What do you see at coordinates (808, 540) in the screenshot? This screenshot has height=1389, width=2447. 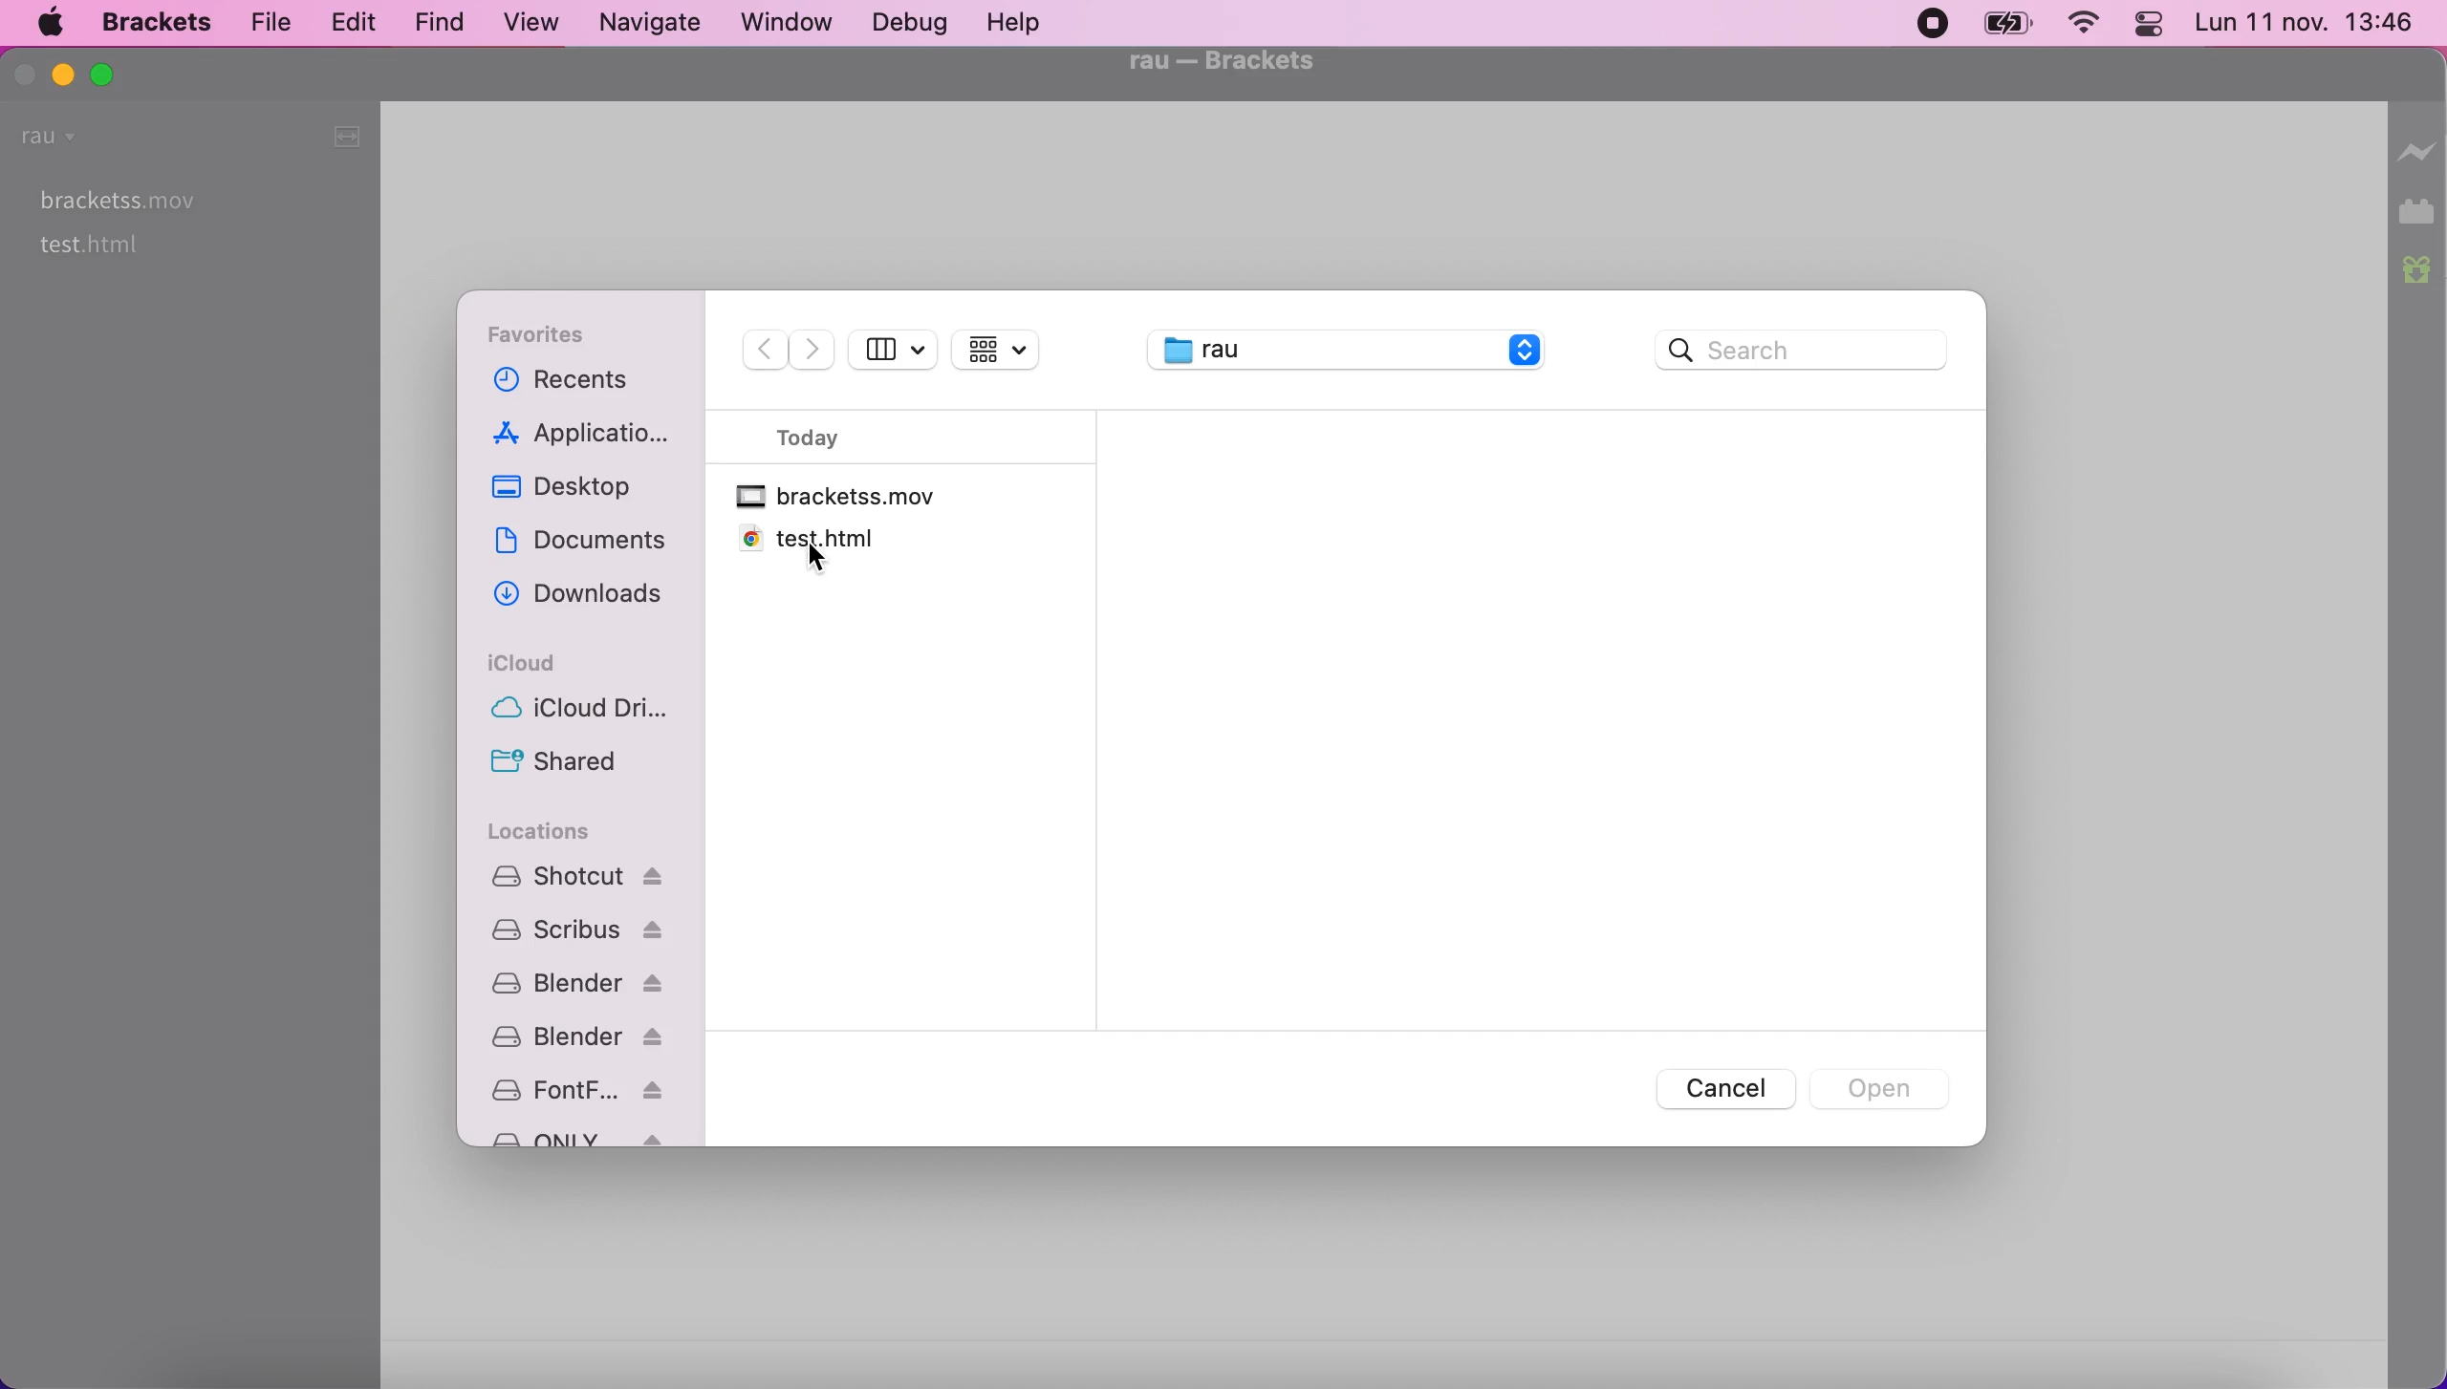 I see `test file` at bounding box center [808, 540].